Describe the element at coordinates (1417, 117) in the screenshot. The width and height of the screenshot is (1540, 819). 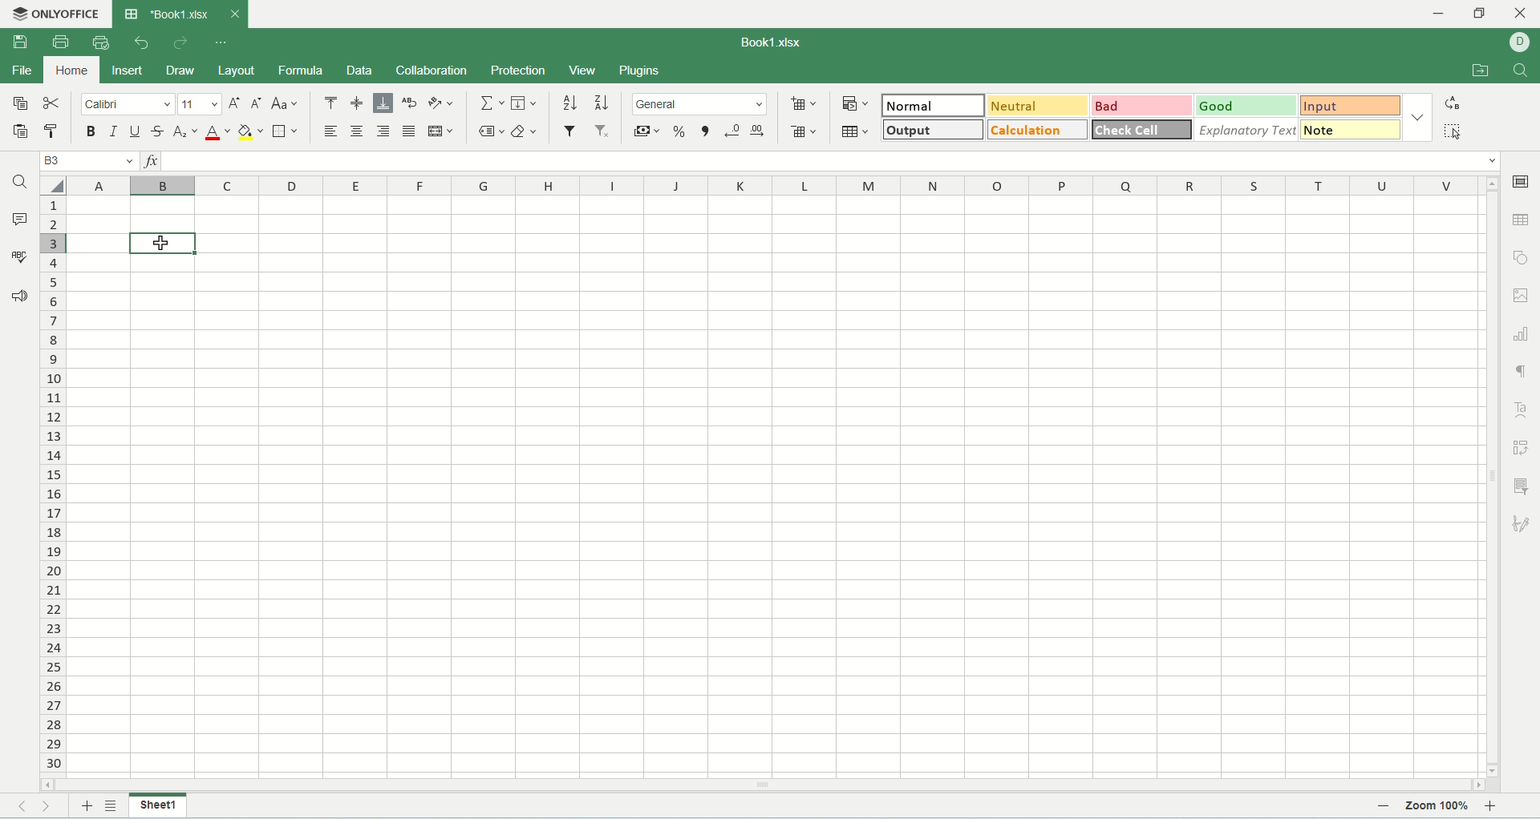
I see `cell style` at that location.